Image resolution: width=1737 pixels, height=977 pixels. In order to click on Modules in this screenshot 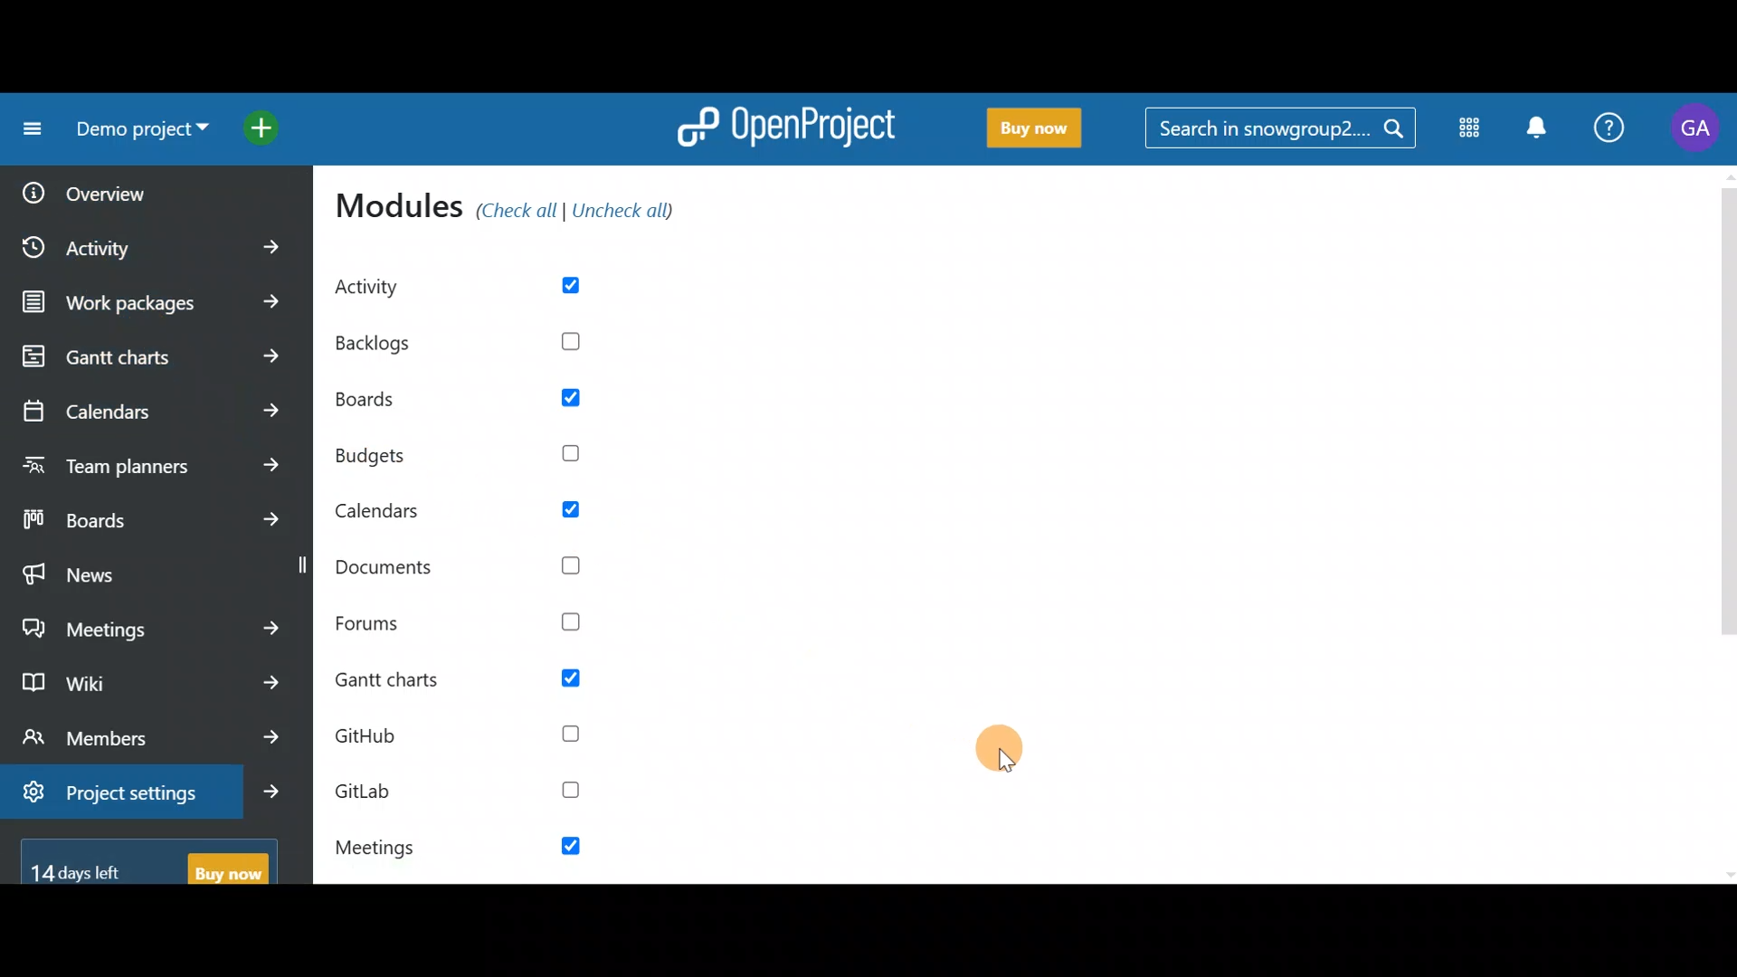, I will do `click(1472, 128)`.